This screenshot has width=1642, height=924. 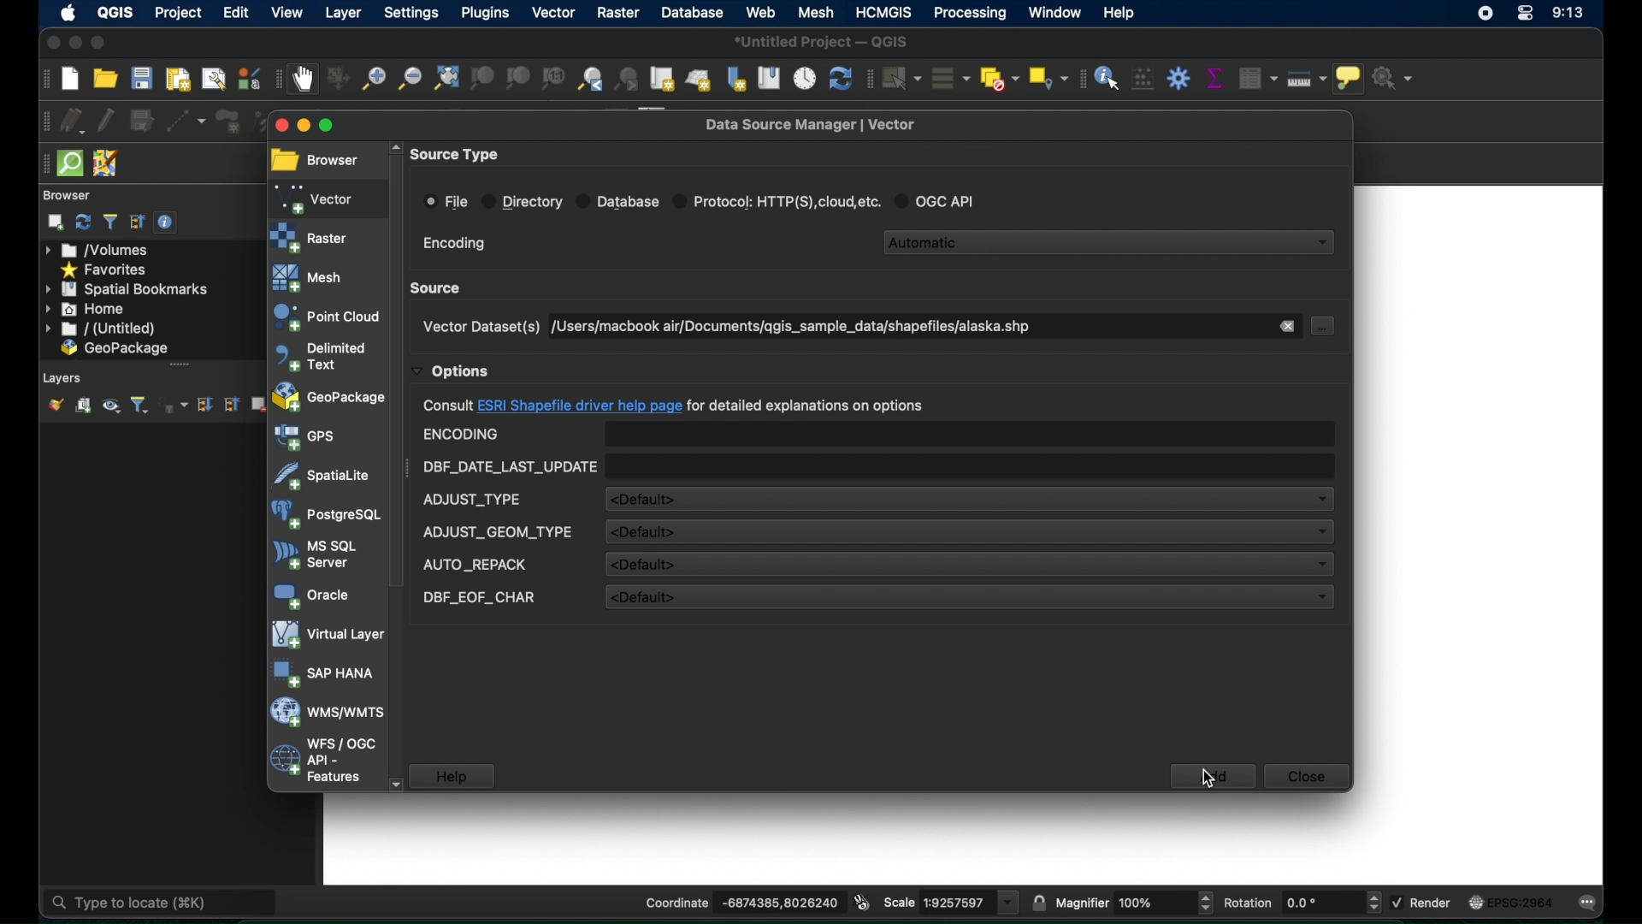 I want to click on directory radio button, so click(x=523, y=202).